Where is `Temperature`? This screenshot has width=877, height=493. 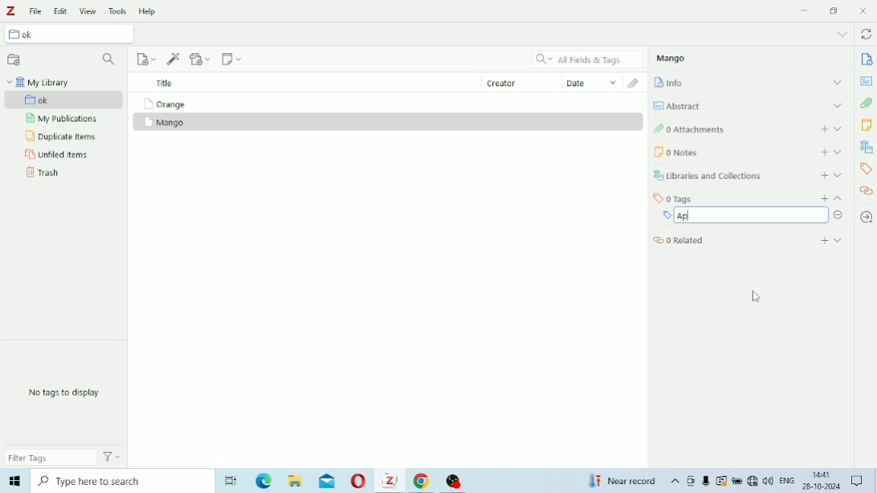
Temperature is located at coordinates (623, 481).